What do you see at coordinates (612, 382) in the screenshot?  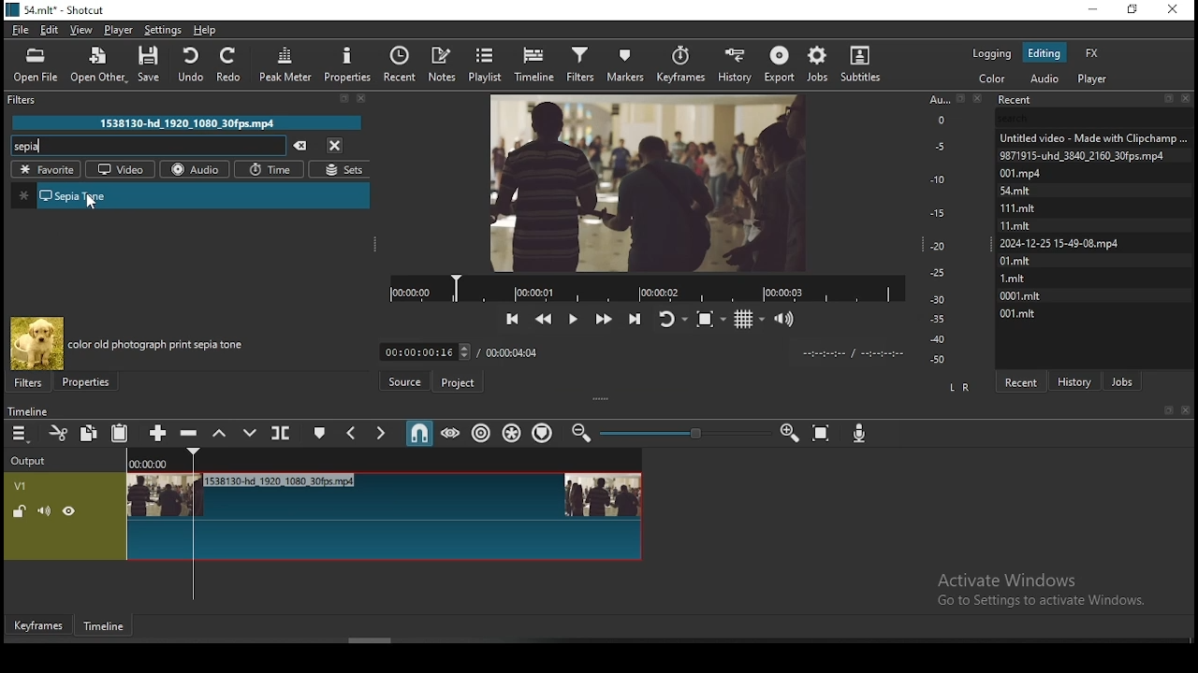 I see `Click here to check for a new version of Shotcut.` at bounding box center [612, 382].